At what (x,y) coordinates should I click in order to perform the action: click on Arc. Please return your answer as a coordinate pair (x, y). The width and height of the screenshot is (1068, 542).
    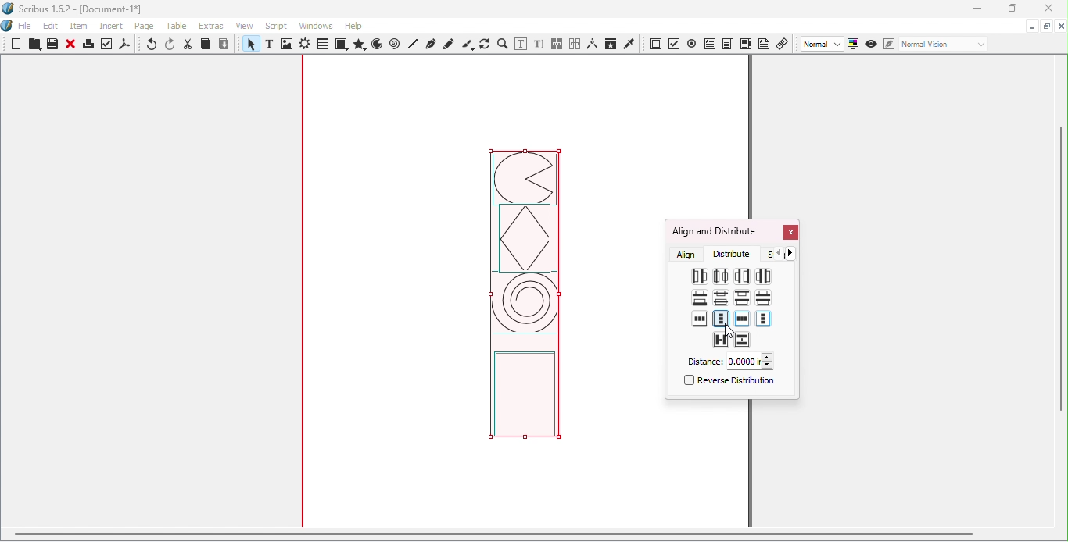
    Looking at the image, I should click on (377, 45).